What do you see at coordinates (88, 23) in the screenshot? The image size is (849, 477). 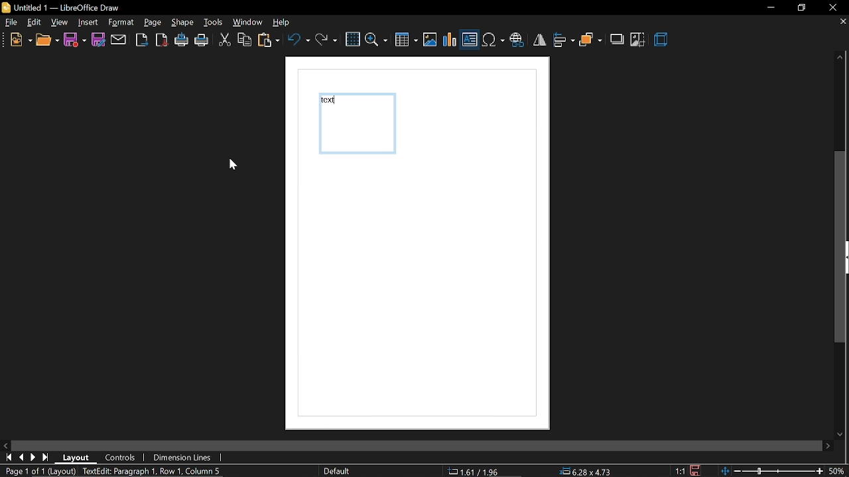 I see `insert` at bounding box center [88, 23].